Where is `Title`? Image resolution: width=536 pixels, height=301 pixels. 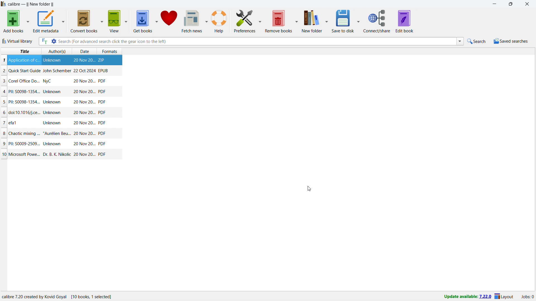
Title is located at coordinates (25, 113).